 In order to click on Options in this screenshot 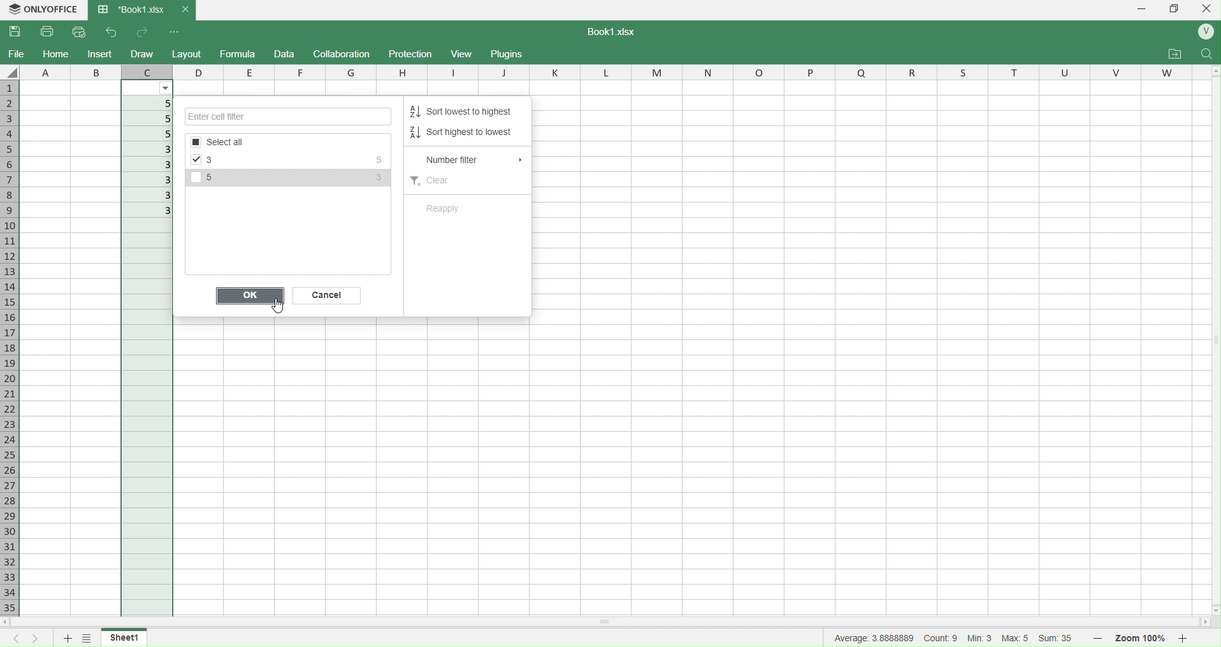, I will do `click(280, 143)`.